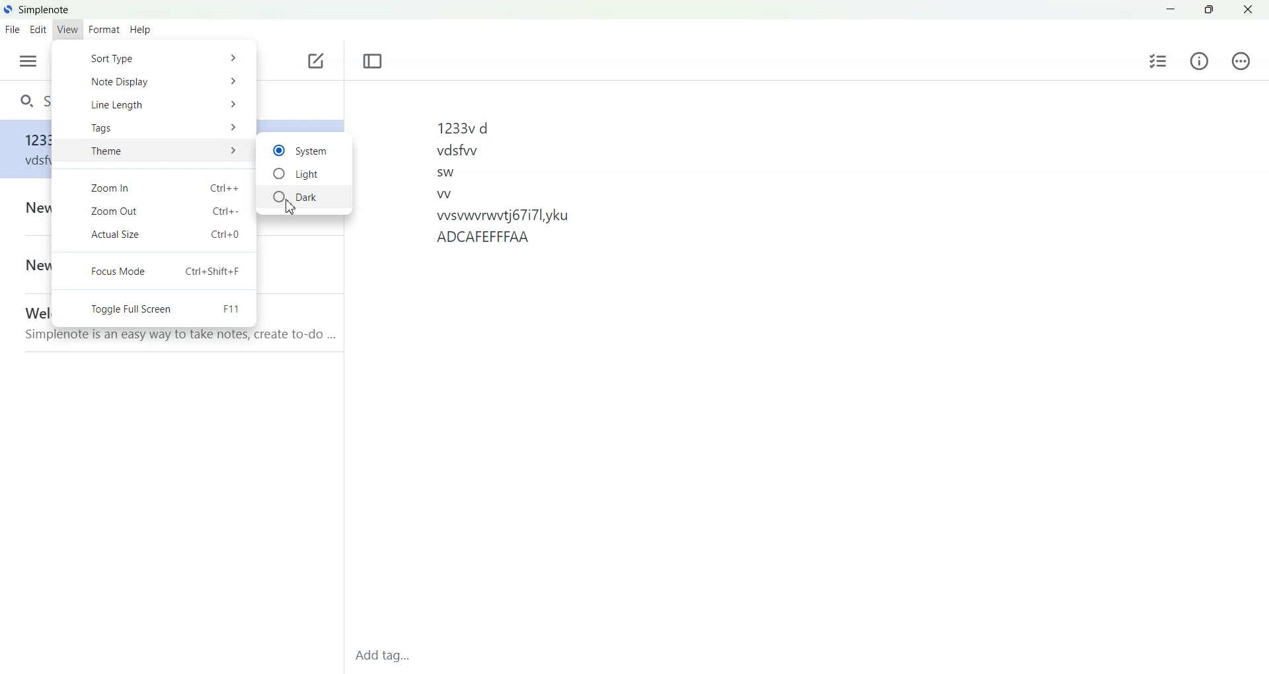  What do you see at coordinates (154, 309) in the screenshot?
I see `Toggle full screen` at bounding box center [154, 309].